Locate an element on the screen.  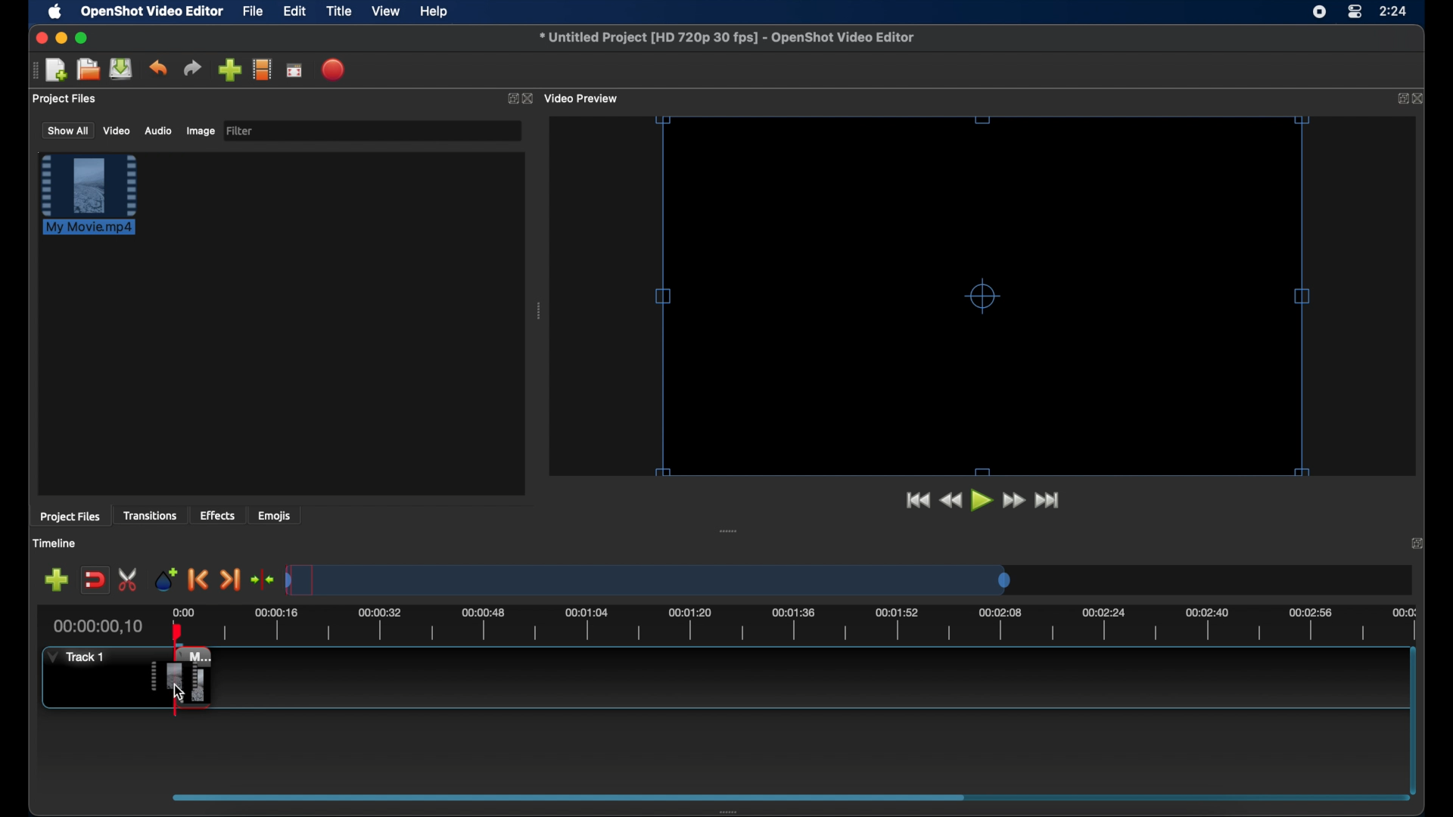
center playhead on the timeline is located at coordinates (263, 579).